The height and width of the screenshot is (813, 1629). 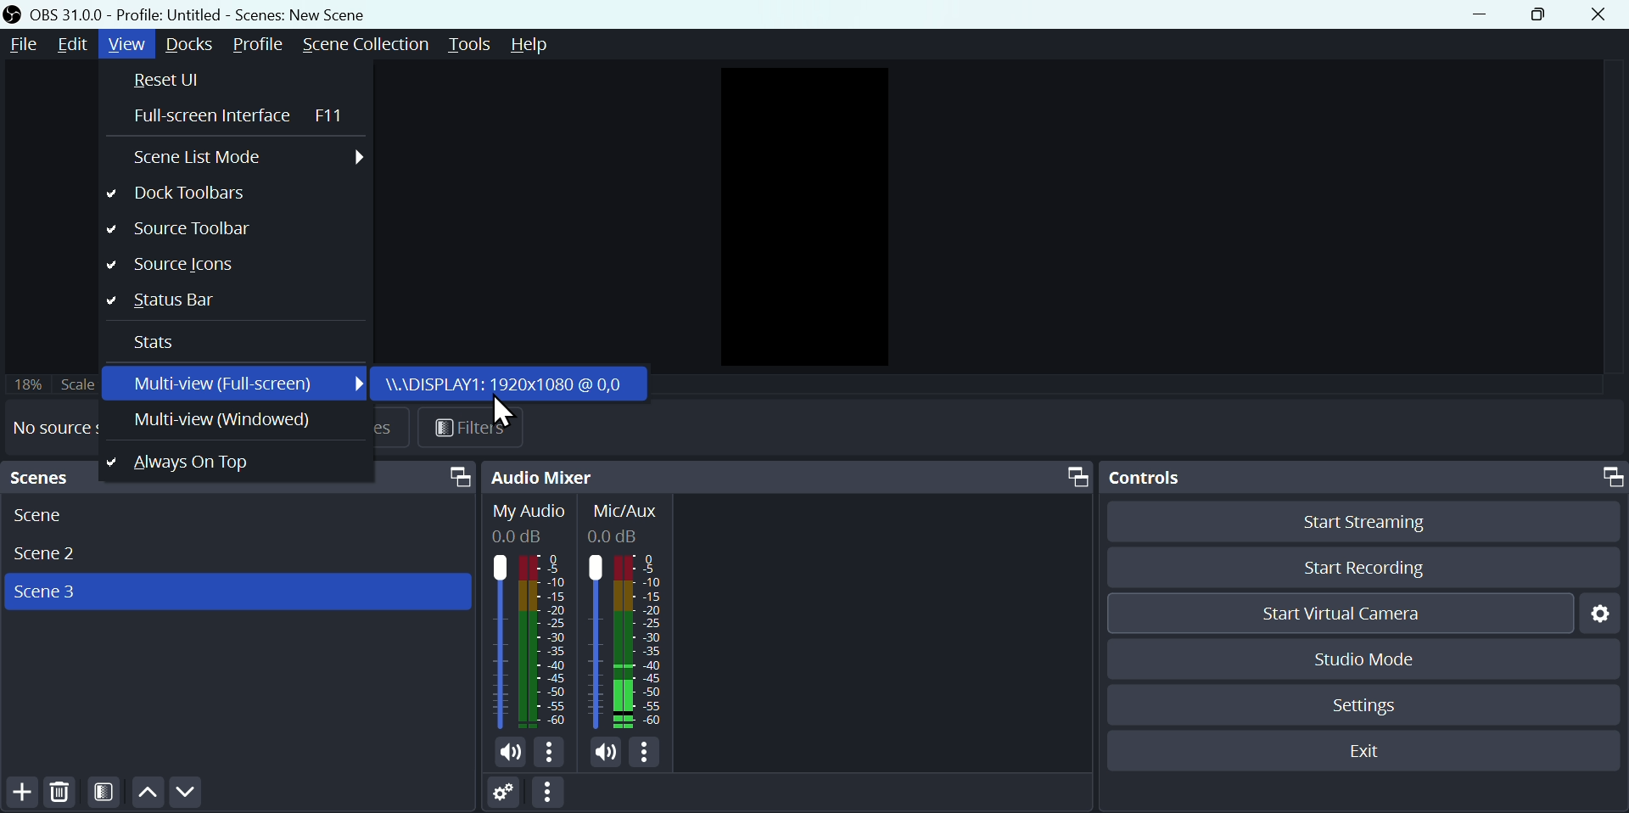 What do you see at coordinates (649, 754) in the screenshot?
I see `More options` at bounding box center [649, 754].